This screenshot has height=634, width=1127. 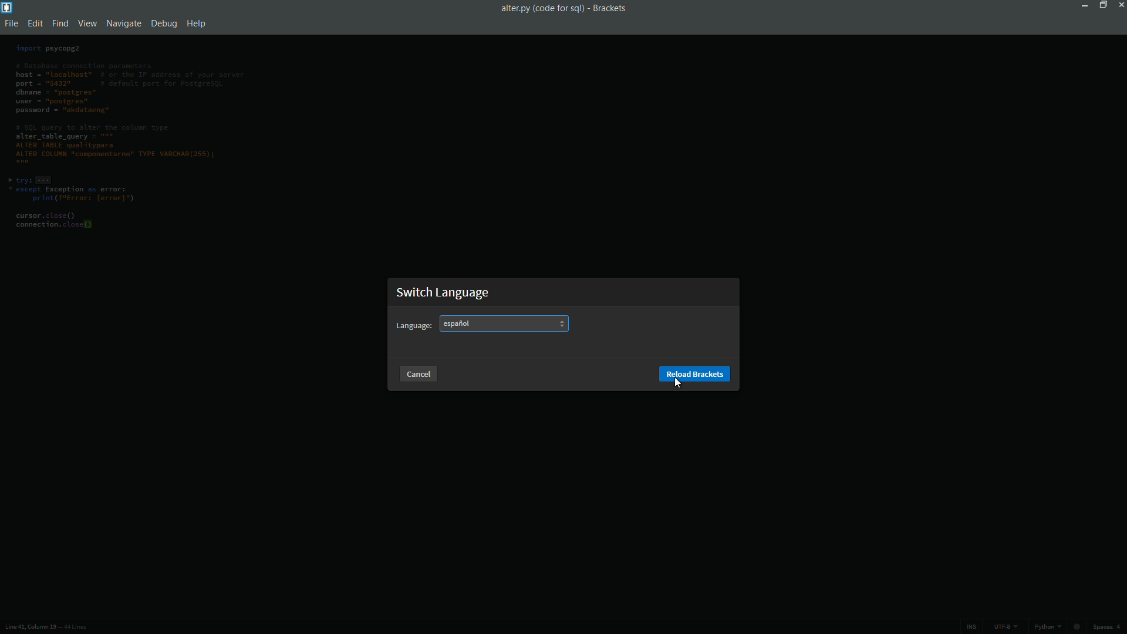 I want to click on maximize, so click(x=1102, y=6).